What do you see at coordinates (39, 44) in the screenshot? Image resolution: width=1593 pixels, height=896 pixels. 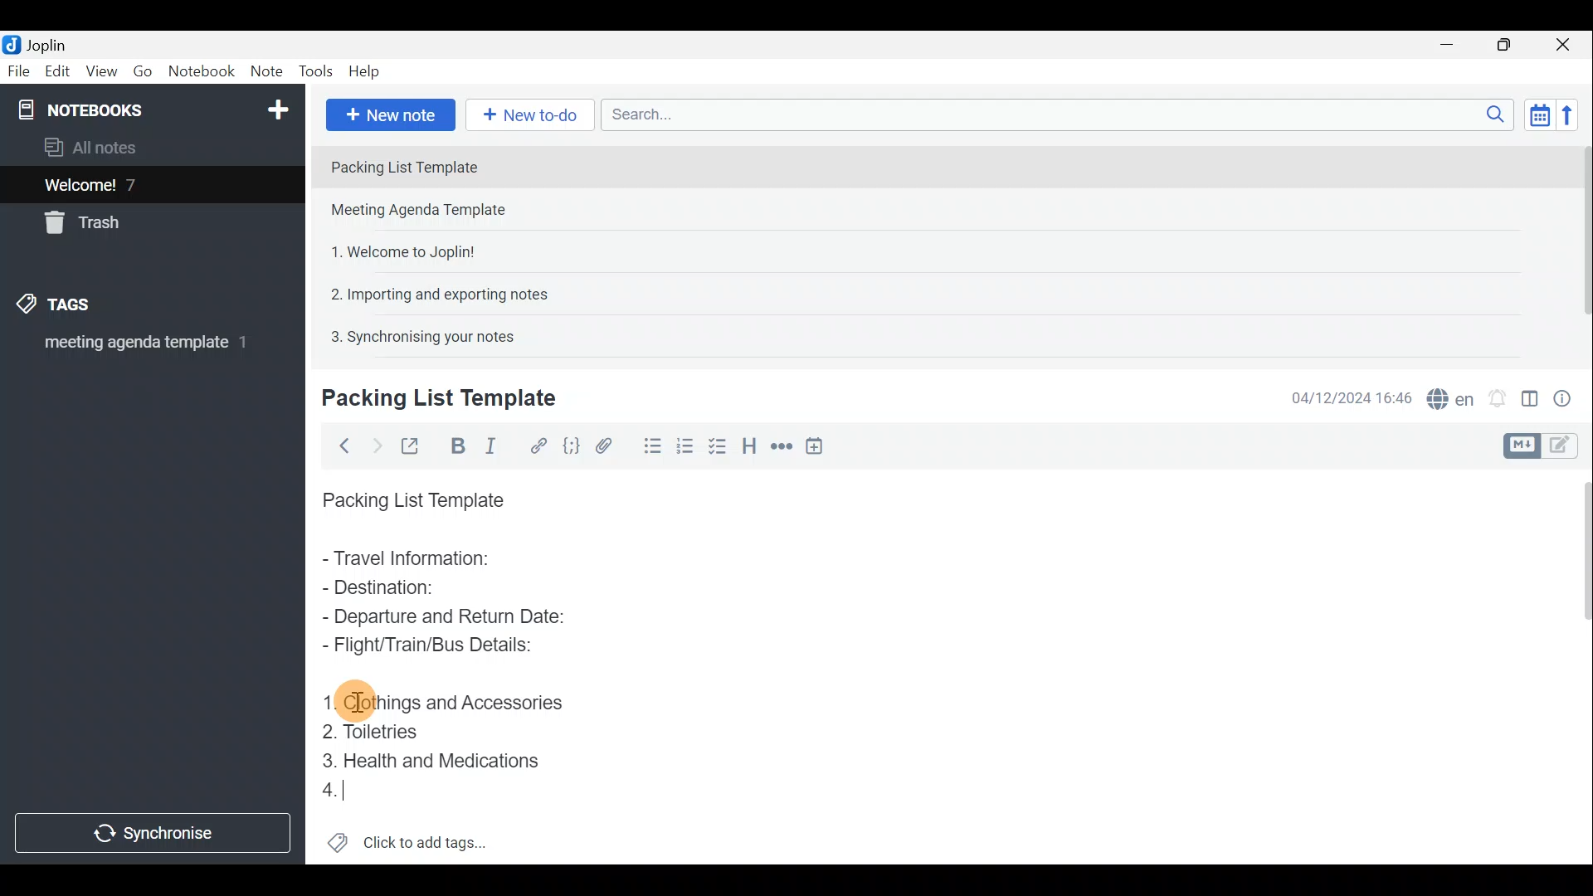 I see `Joplin` at bounding box center [39, 44].